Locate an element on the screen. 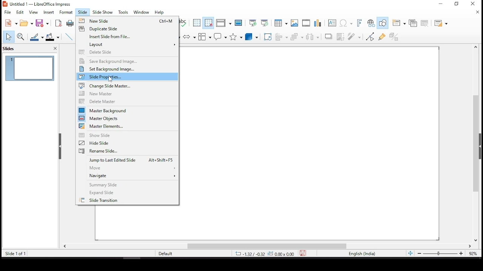 This screenshot has height=271, width=483. slide is located at coordinates (83, 12).